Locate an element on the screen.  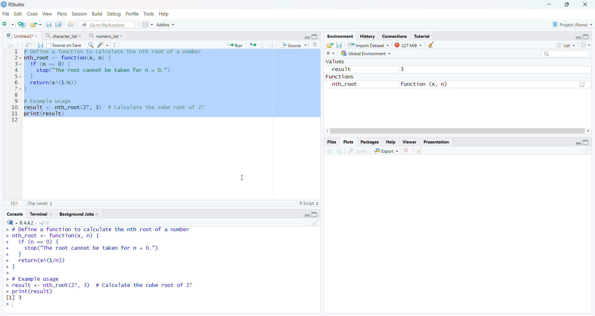
Workspace panes is located at coordinates (147, 25).